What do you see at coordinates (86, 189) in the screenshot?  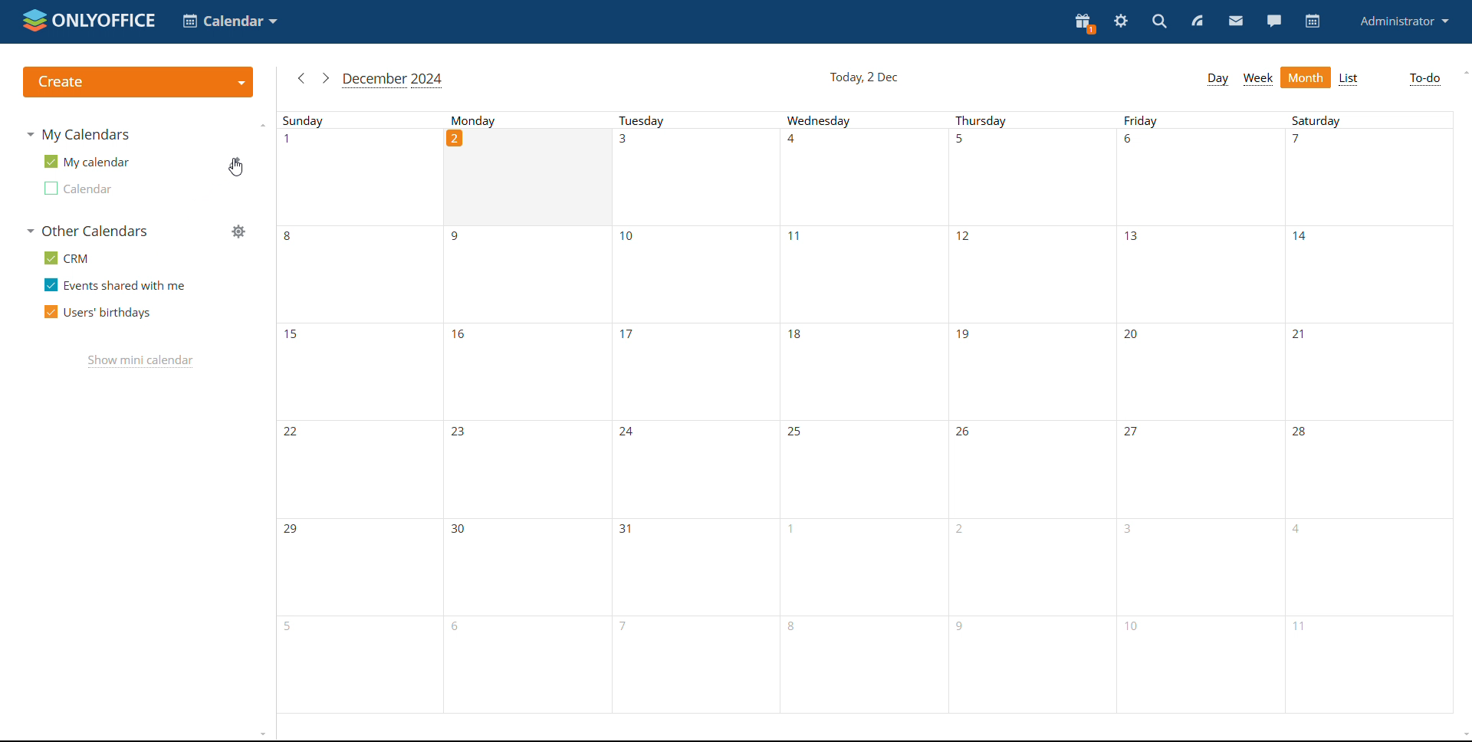 I see `other calendar` at bounding box center [86, 189].